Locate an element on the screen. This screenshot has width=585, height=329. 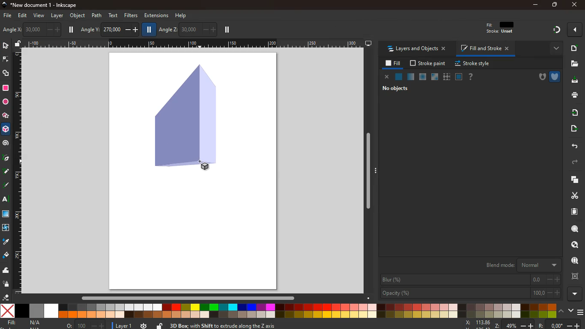
Expand is located at coordinates (376, 170).